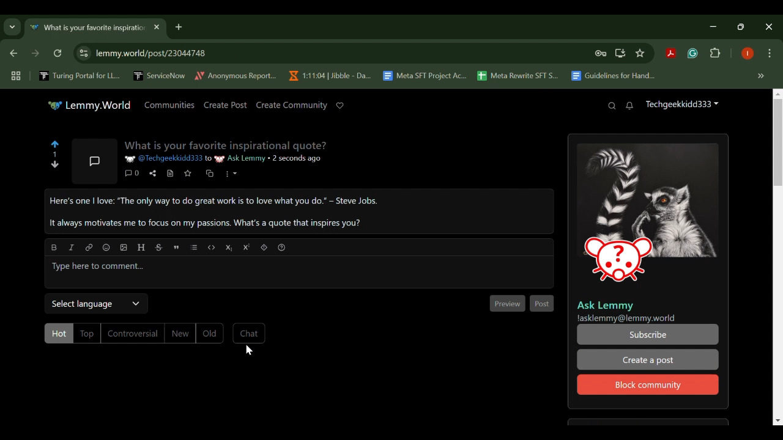  Describe the element at coordinates (716, 26) in the screenshot. I see `Restore Down` at that location.